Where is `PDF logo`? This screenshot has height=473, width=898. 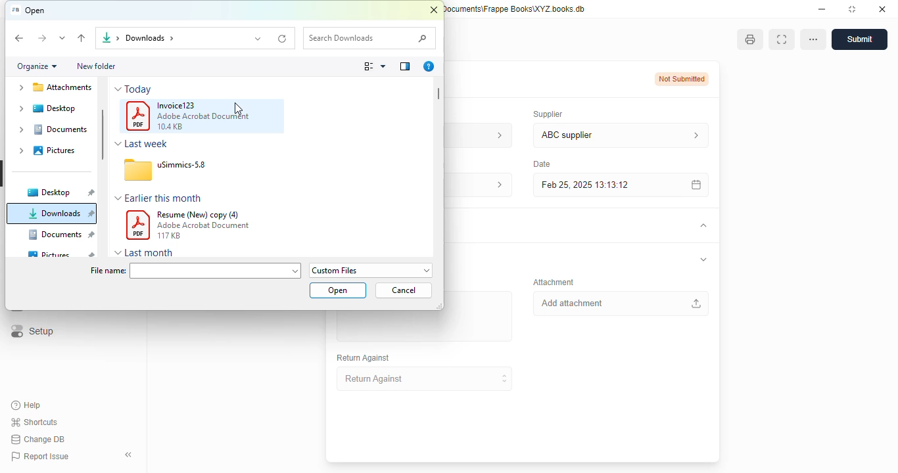 PDF logo is located at coordinates (138, 225).